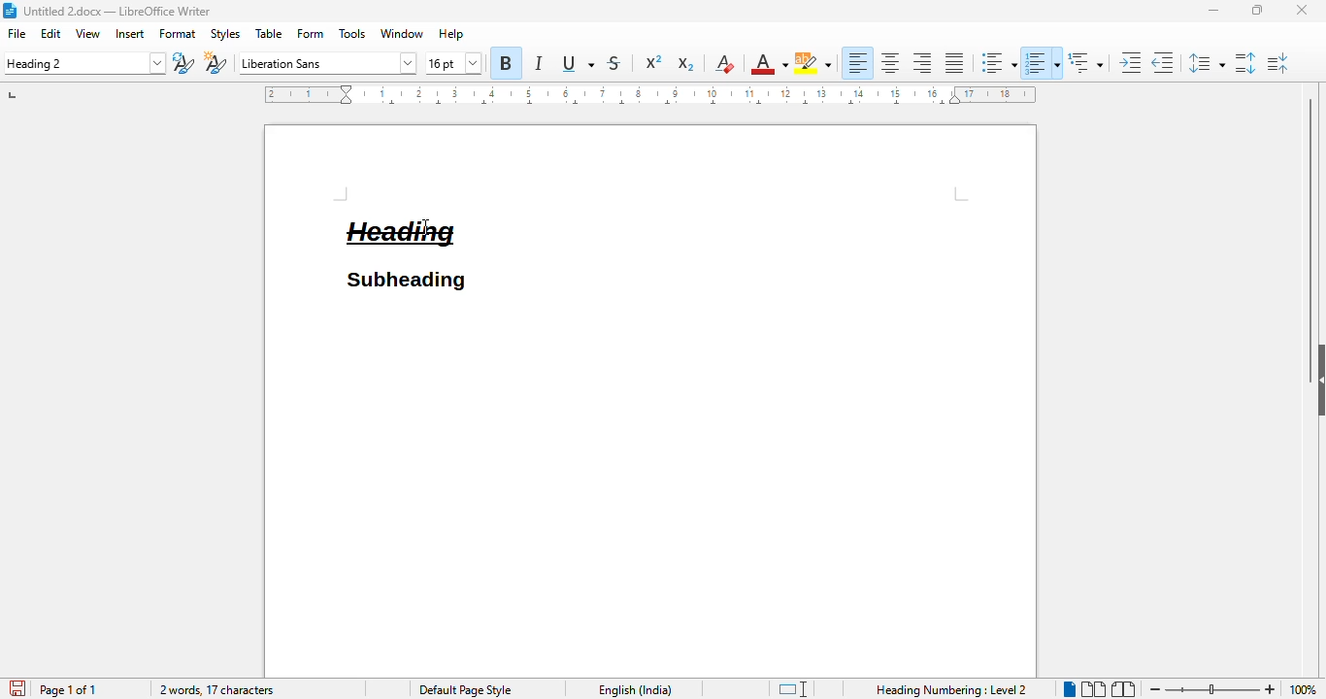 The width and height of the screenshot is (1326, 699). What do you see at coordinates (178, 34) in the screenshot?
I see `format` at bounding box center [178, 34].